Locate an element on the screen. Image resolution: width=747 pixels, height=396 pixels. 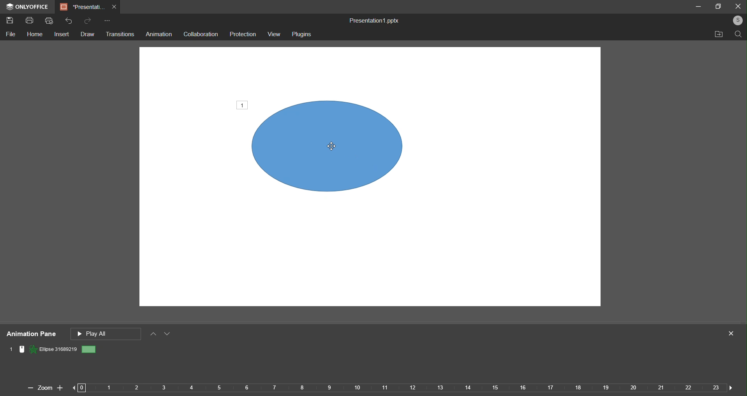
cursor is located at coordinates (334, 147).